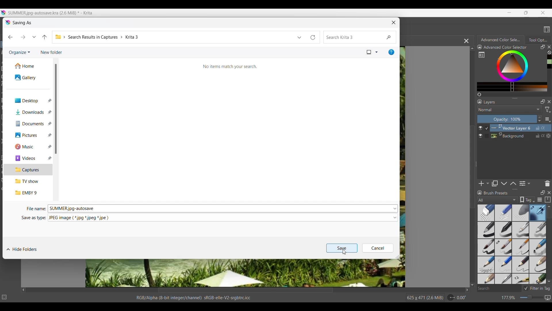 Image resolution: width=552 pixels, height=311 pixels. What do you see at coordinates (23, 37) in the screenshot?
I see `Go forward` at bounding box center [23, 37].